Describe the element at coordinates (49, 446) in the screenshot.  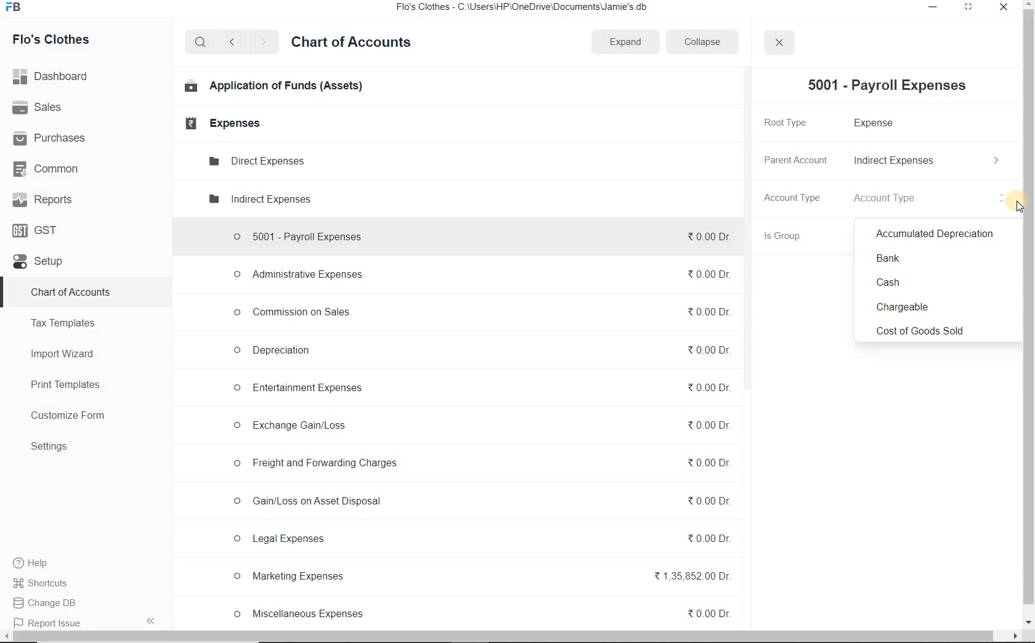
I see `Settings` at that location.